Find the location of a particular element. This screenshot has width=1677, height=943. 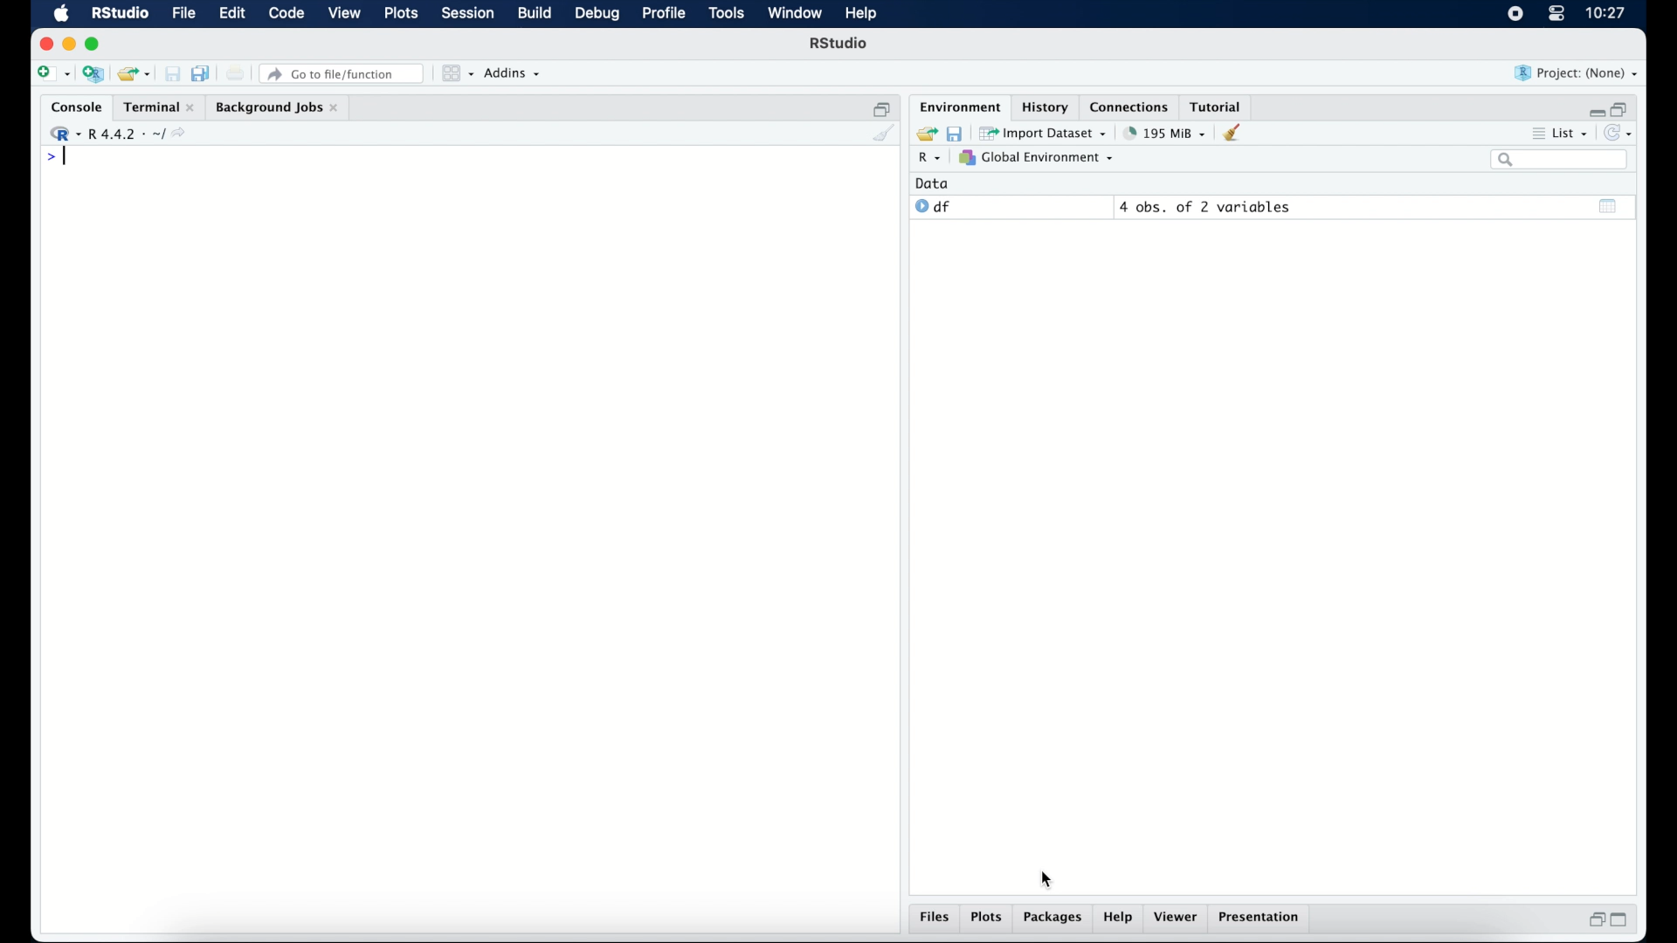

console is located at coordinates (72, 107).